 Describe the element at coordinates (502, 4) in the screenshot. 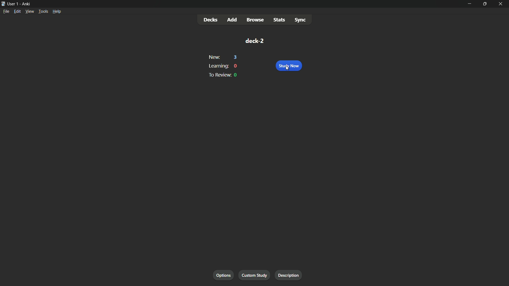

I see `close app` at that location.